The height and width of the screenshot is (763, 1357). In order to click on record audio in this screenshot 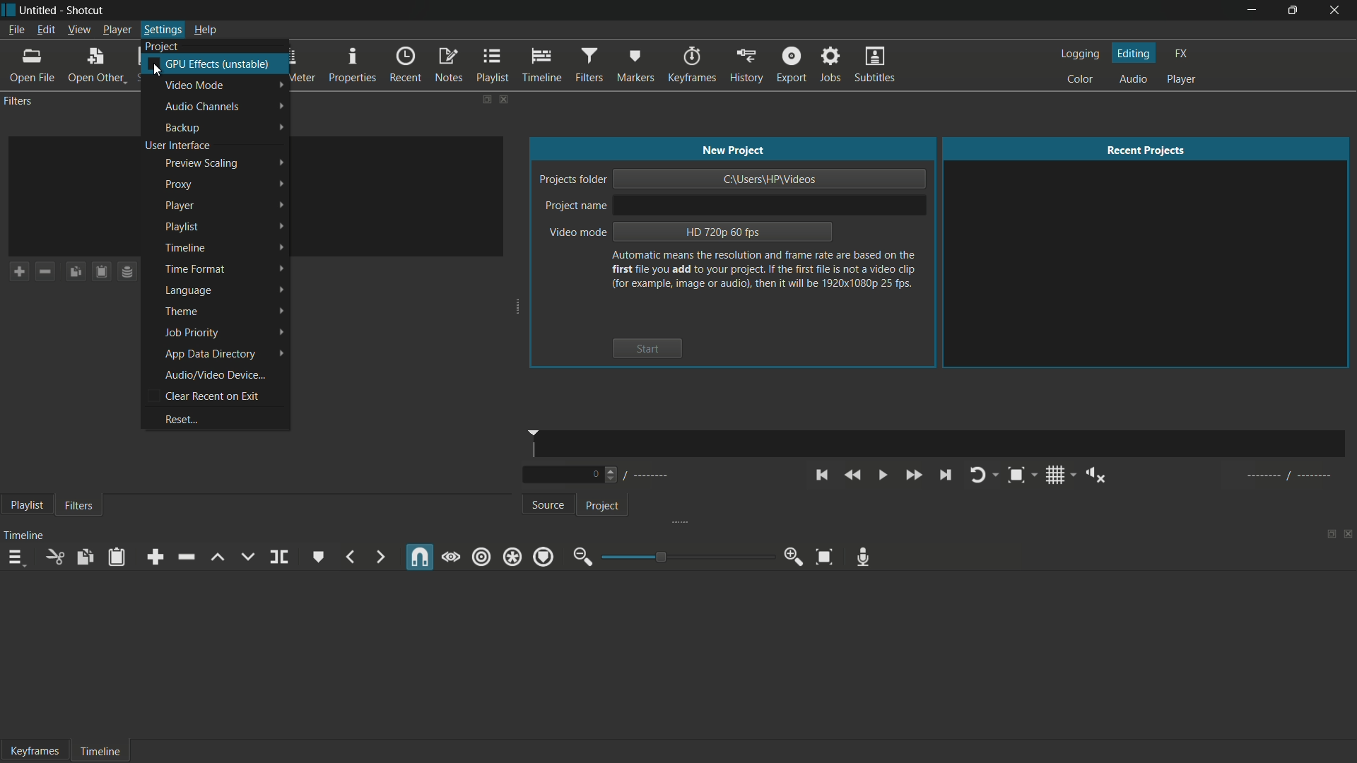, I will do `click(863, 555)`.